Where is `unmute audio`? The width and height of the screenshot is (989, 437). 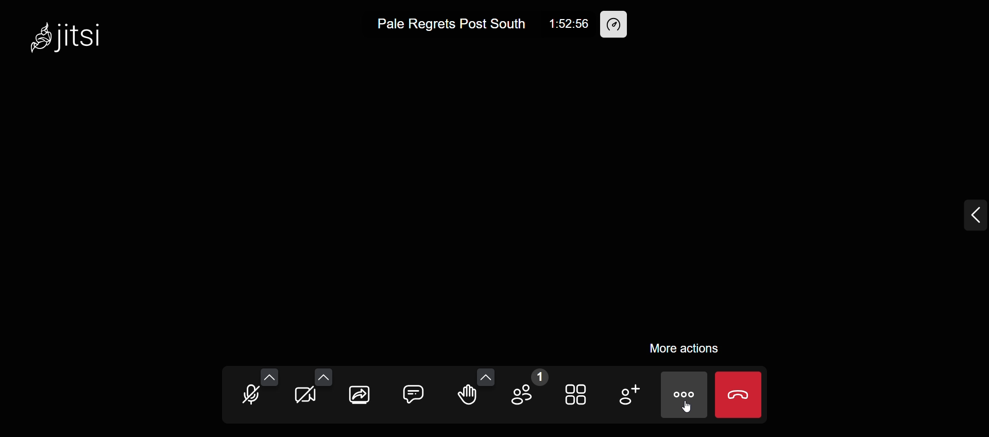 unmute audio is located at coordinates (248, 395).